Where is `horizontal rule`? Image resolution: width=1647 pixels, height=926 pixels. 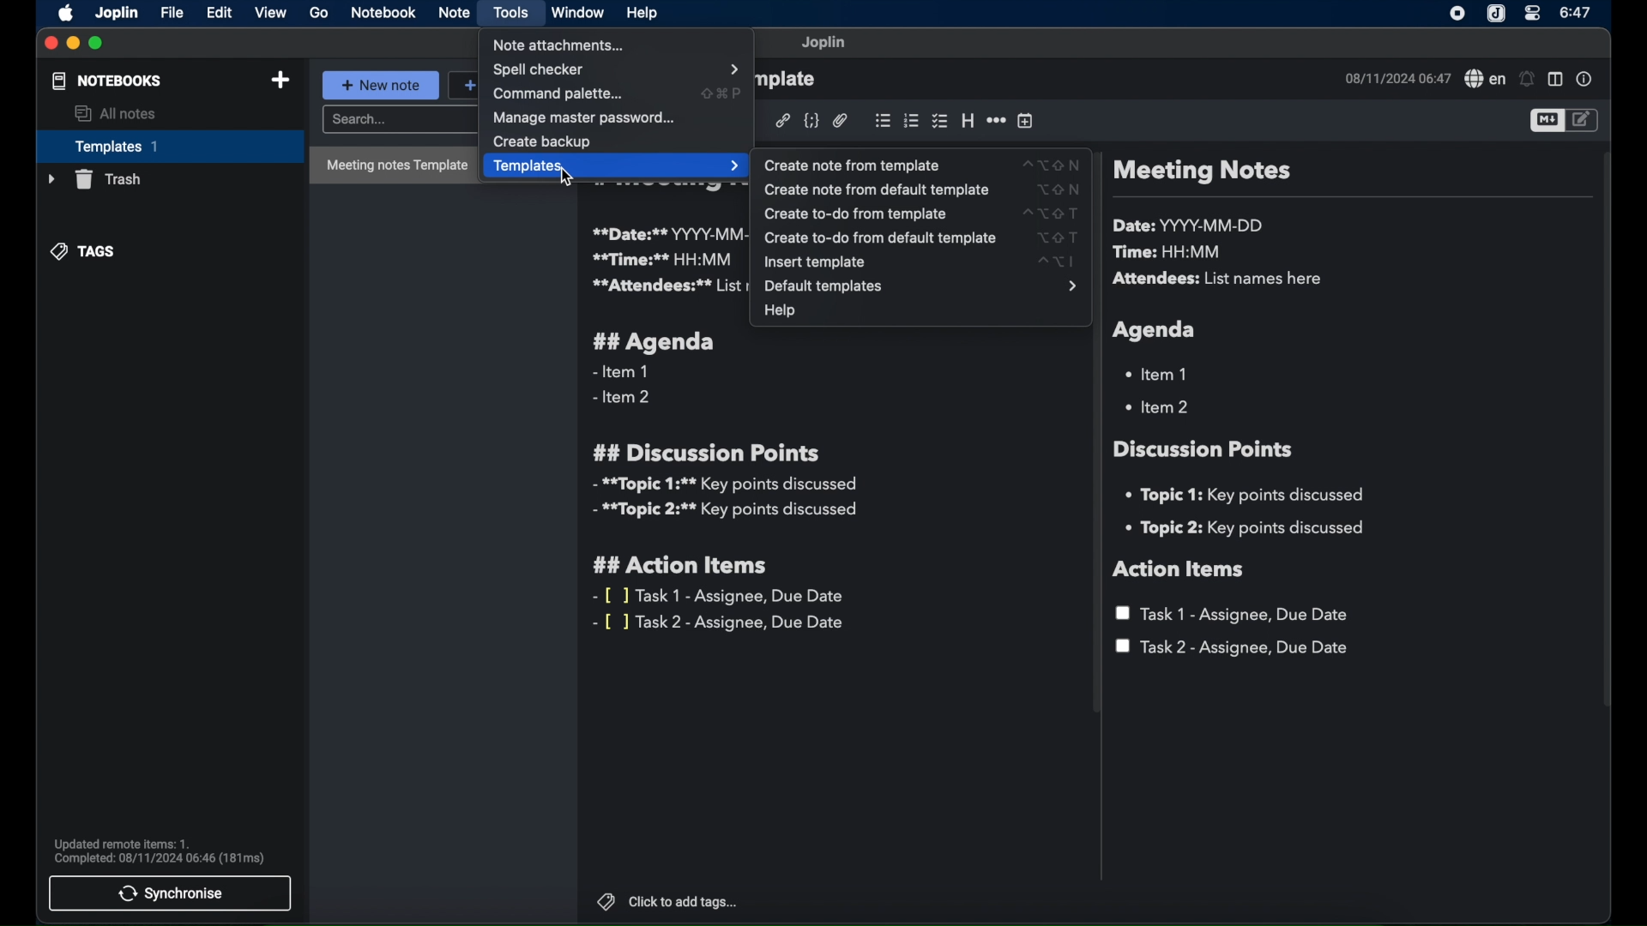 horizontal rule is located at coordinates (996, 119).